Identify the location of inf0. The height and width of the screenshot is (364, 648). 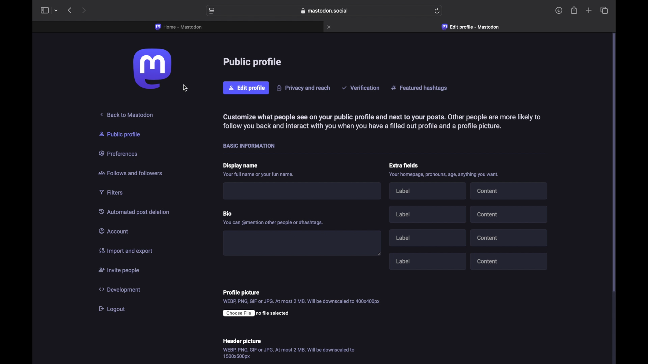
(446, 175).